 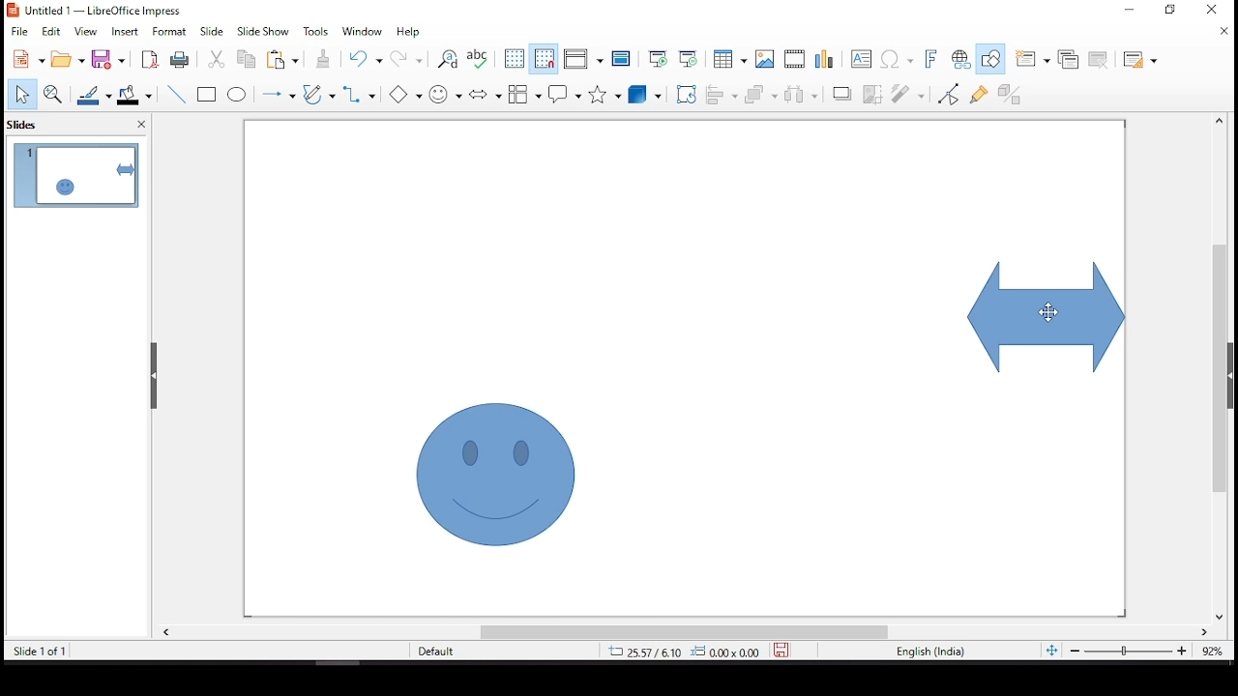 I want to click on clone formatting, so click(x=322, y=63).